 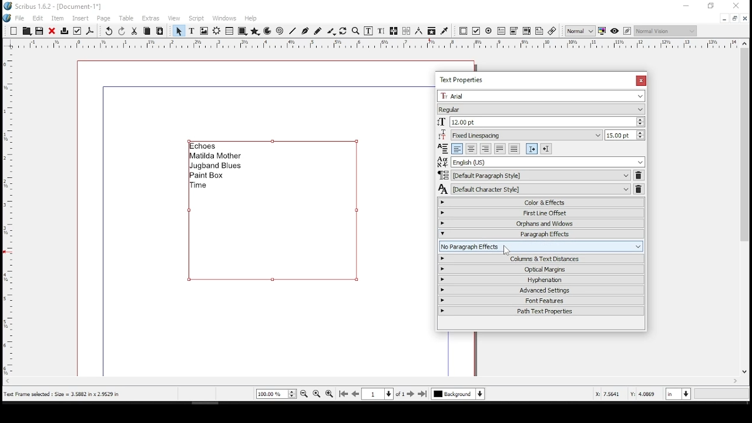 I want to click on logo, so click(x=7, y=19).